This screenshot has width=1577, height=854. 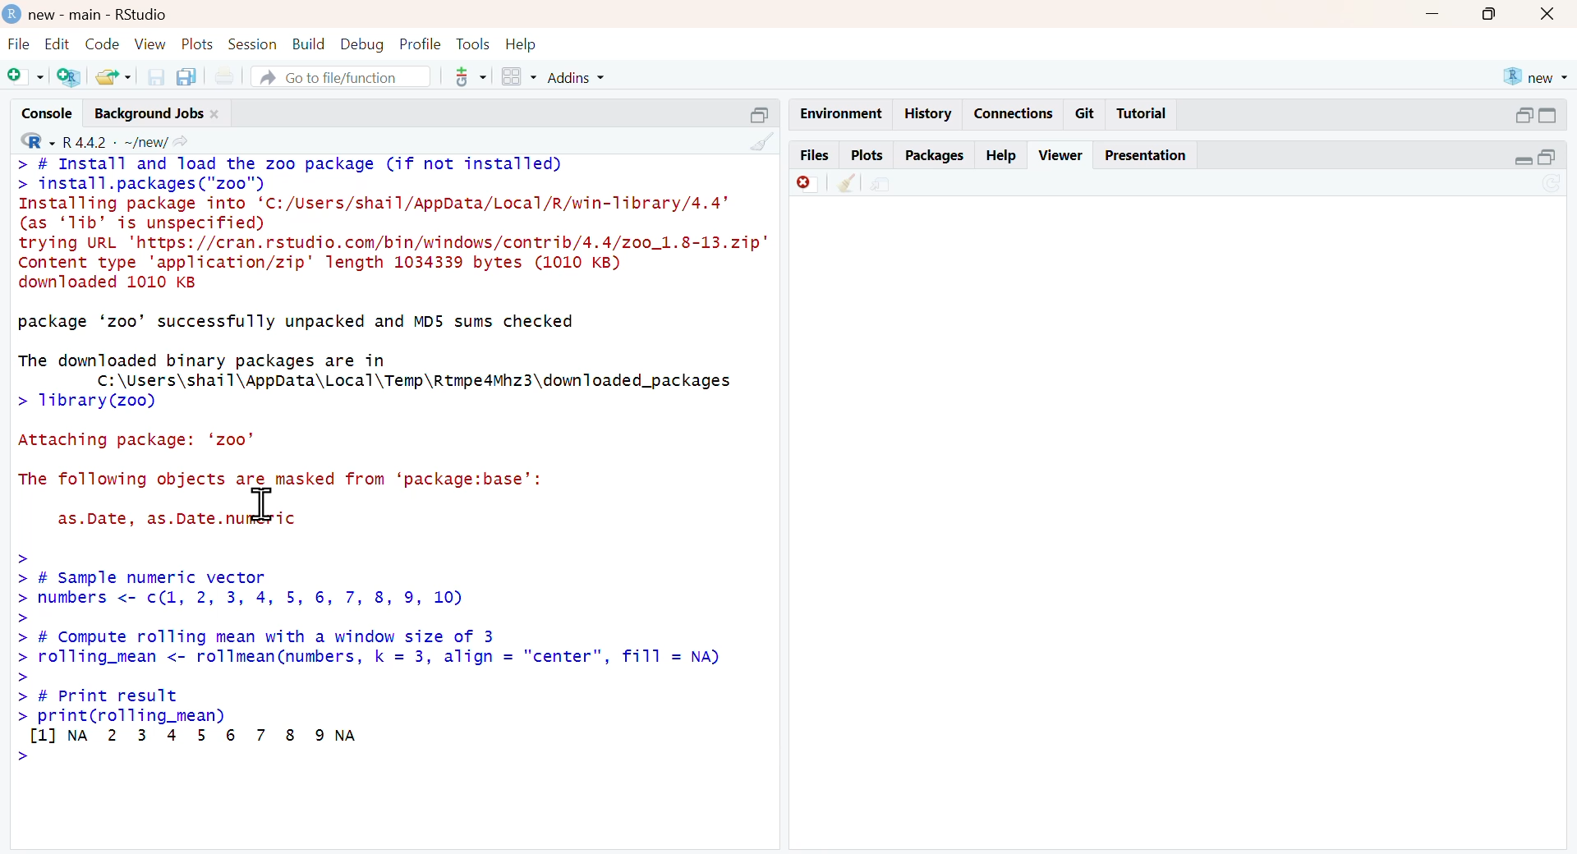 What do you see at coordinates (310, 44) in the screenshot?
I see `build` at bounding box center [310, 44].